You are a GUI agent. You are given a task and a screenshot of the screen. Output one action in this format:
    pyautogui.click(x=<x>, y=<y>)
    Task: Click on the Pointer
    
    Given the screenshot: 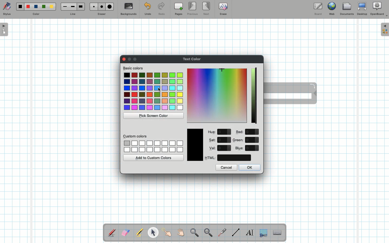 What is the action you would take?
    pyautogui.click(x=153, y=232)
    